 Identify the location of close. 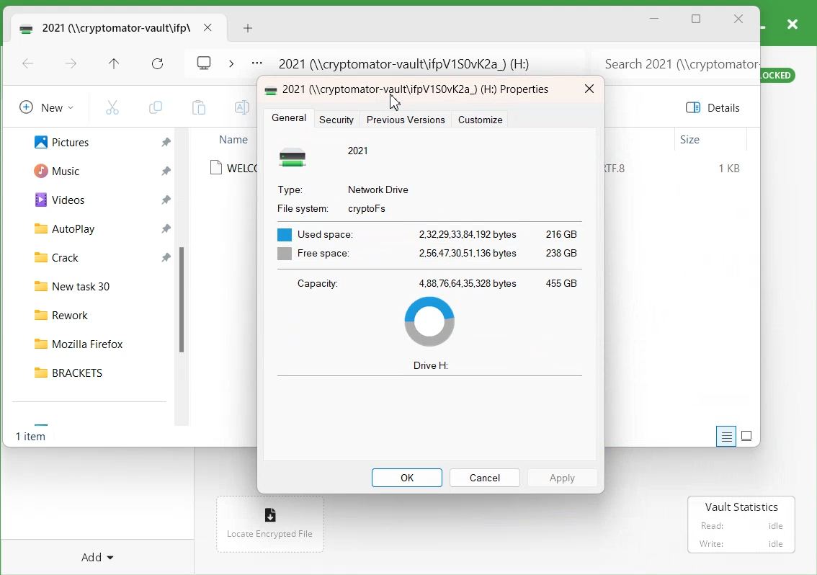
(792, 23).